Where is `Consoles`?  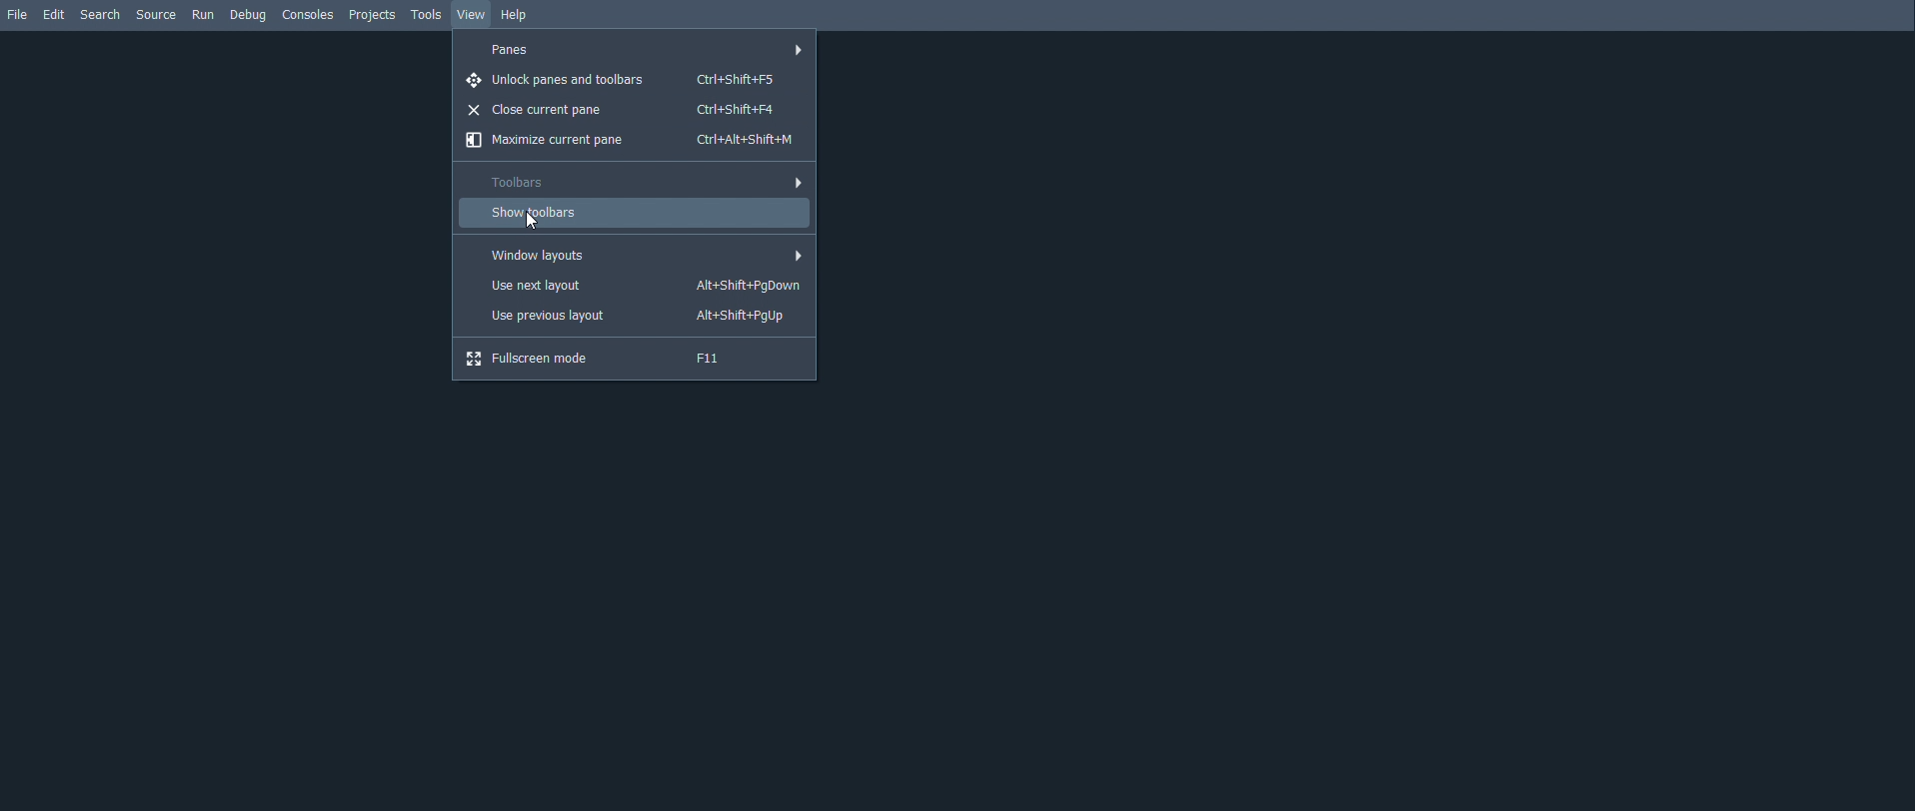 Consoles is located at coordinates (308, 16).